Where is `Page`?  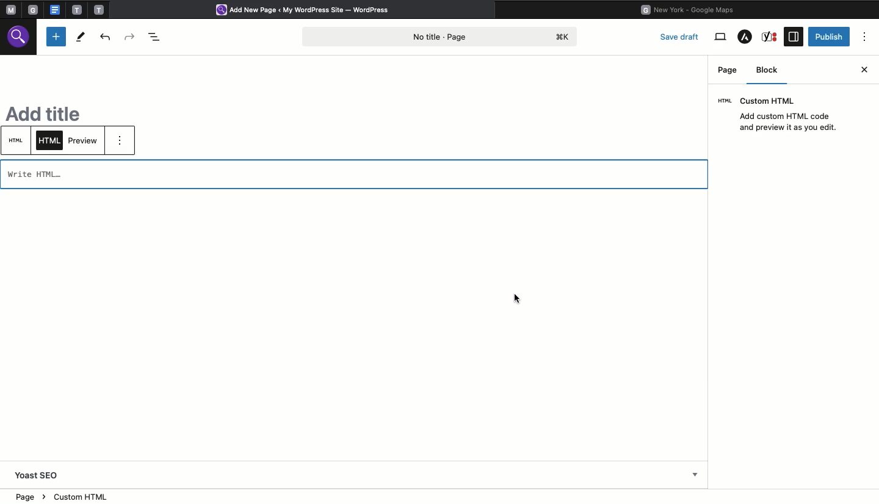 Page is located at coordinates (443, 35).